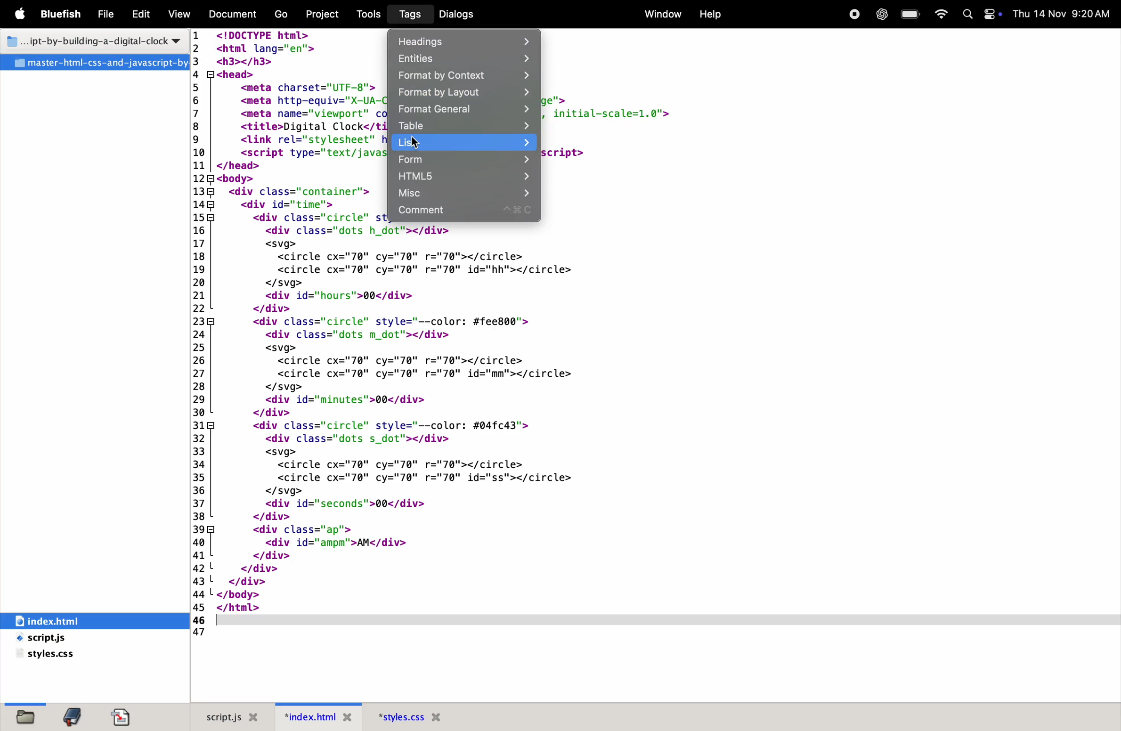 This screenshot has height=731, width=1121. What do you see at coordinates (283, 15) in the screenshot?
I see `Go` at bounding box center [283, 15].